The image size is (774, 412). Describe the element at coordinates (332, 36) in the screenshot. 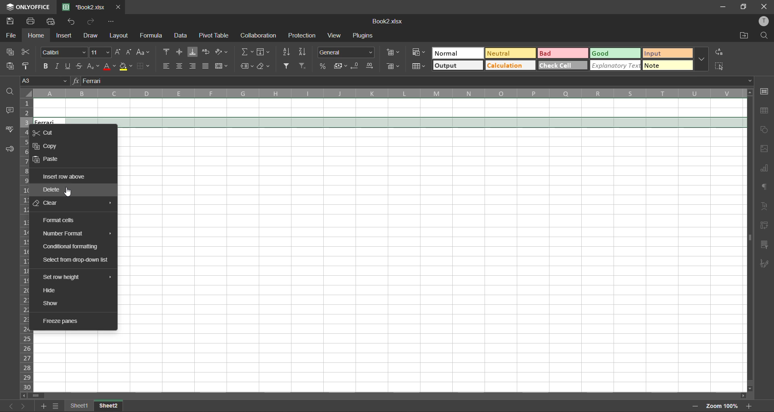

I see `view` at that location.